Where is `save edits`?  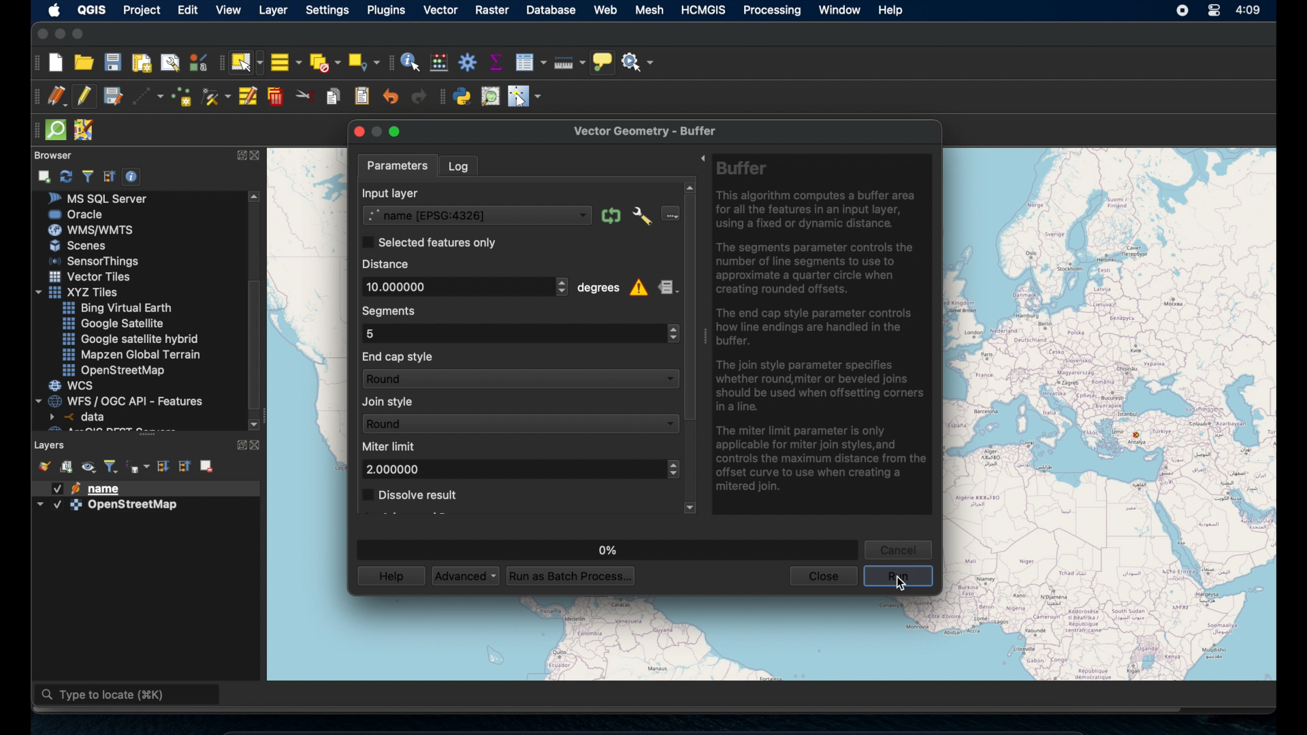
save edits is located at coordinates (114, 97).